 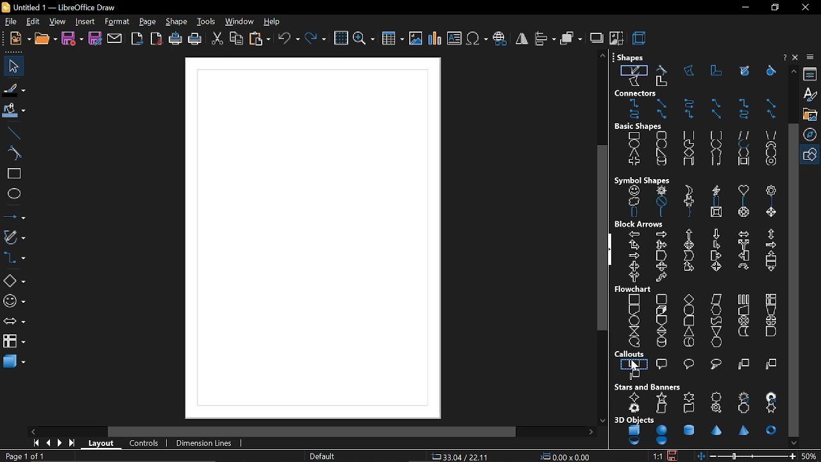 I want to click on close, so click(x=796, y=58).